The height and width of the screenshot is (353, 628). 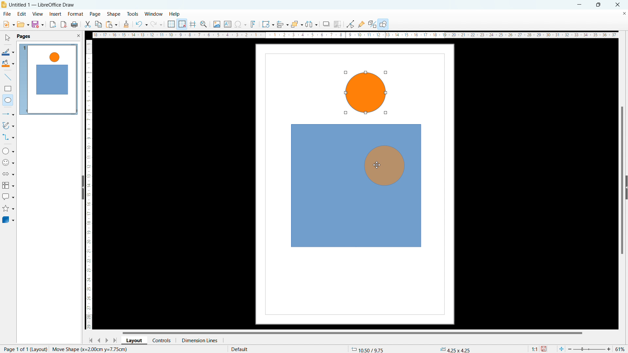 I want to click on cursor coordinates, so click(x=368, y=348).